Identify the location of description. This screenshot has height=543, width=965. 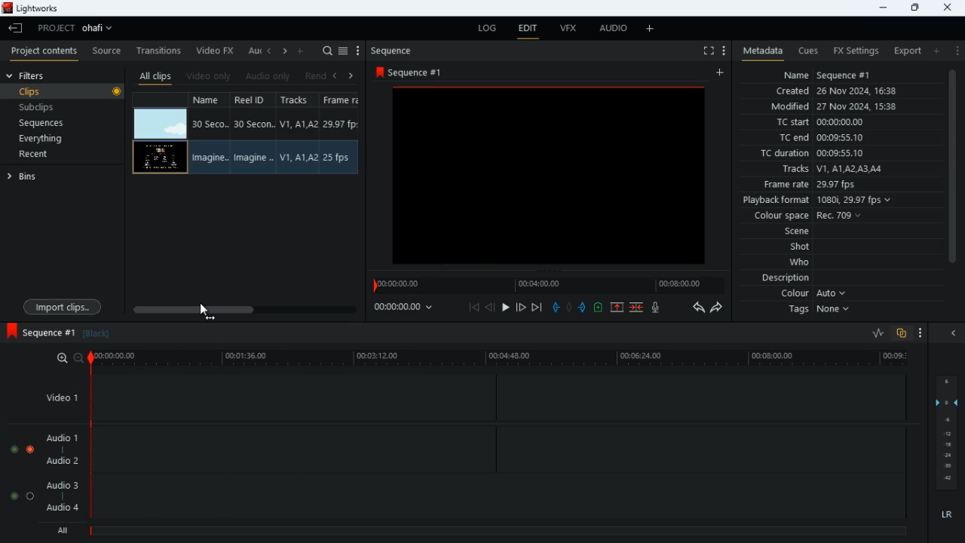
(780, 279).